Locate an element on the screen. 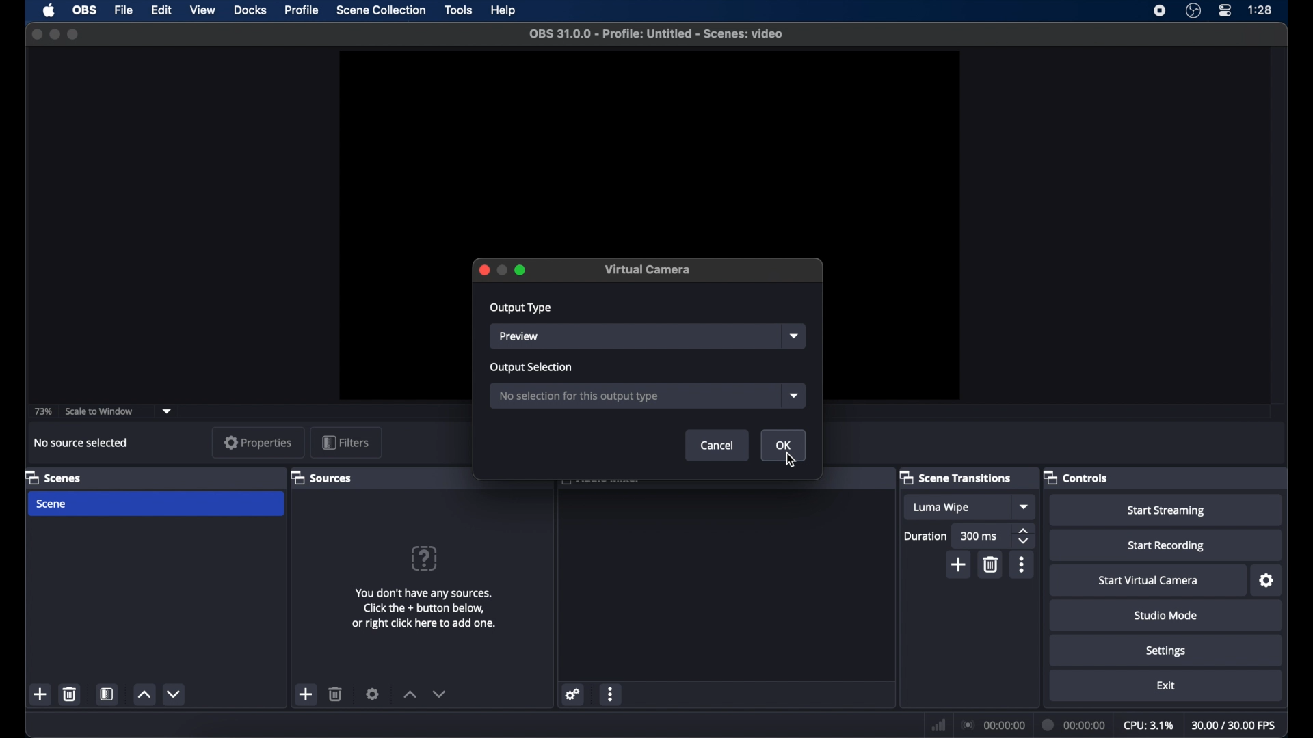 The image size is (1313, 738). more options is located at coordinates (1021, 564).